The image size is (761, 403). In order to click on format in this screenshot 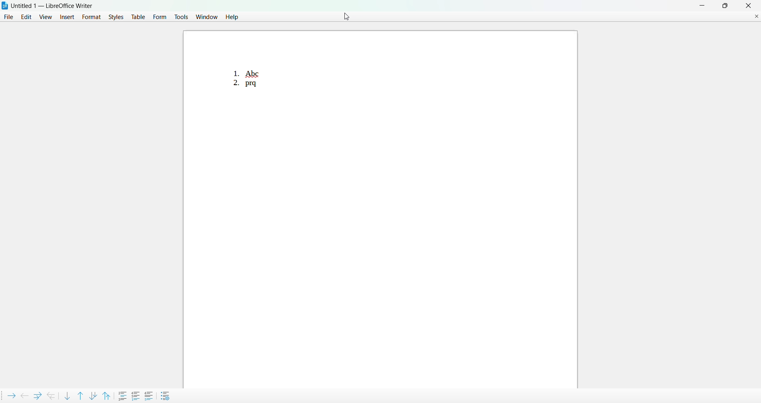, I will do `click(91, 17)`.